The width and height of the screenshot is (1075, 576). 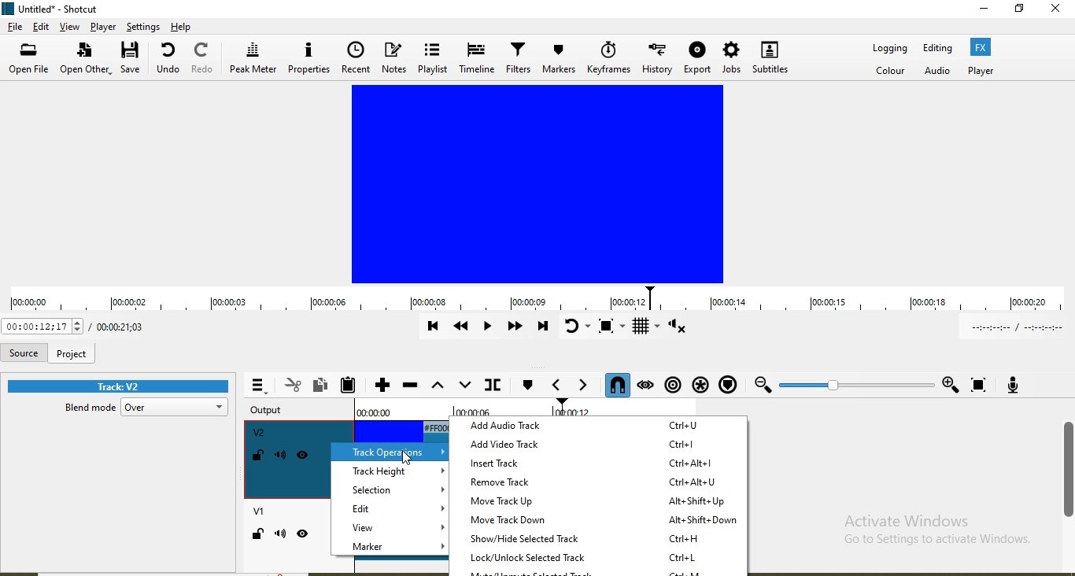 What do you see at coordinates (973, 12) in the screenshot?
I see `minimise` at bounding box center [973, 12].